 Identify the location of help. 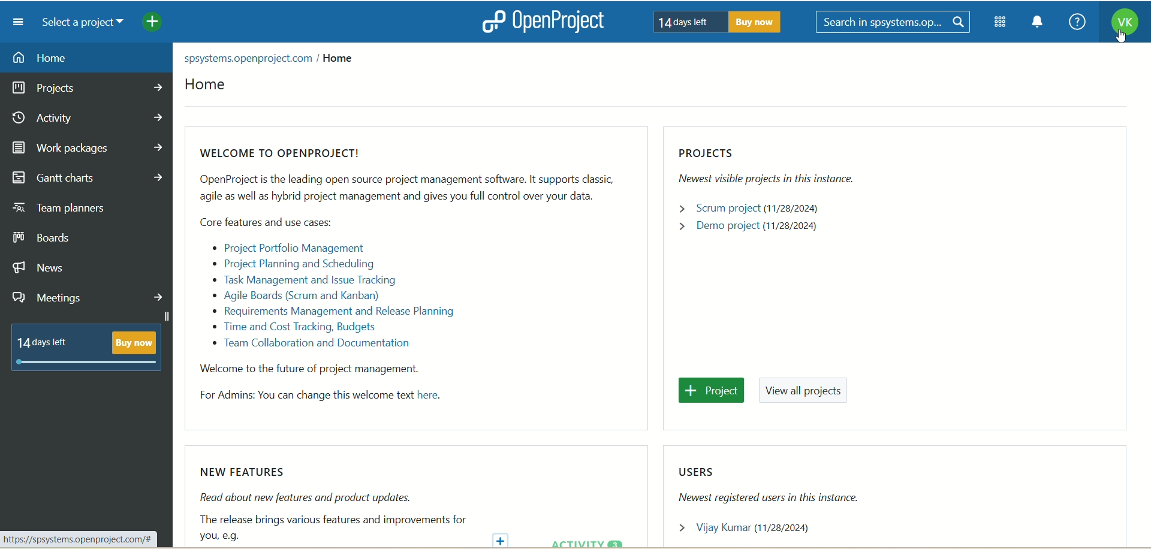
(1074, 23).